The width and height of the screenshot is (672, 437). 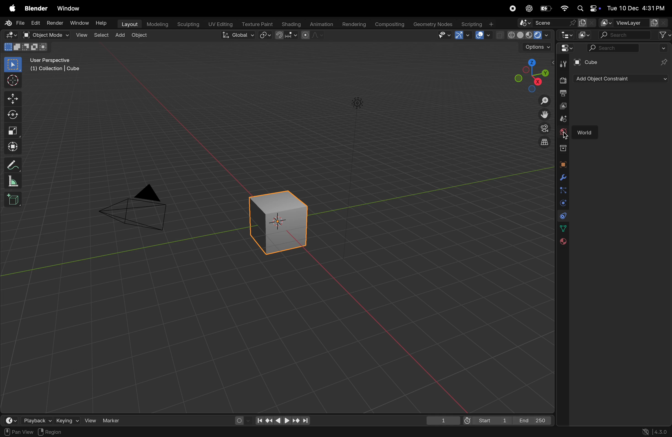 What do you see at coordinates (657, 432) in the screenshot?
I see `version` at bounding box center [657, 432].